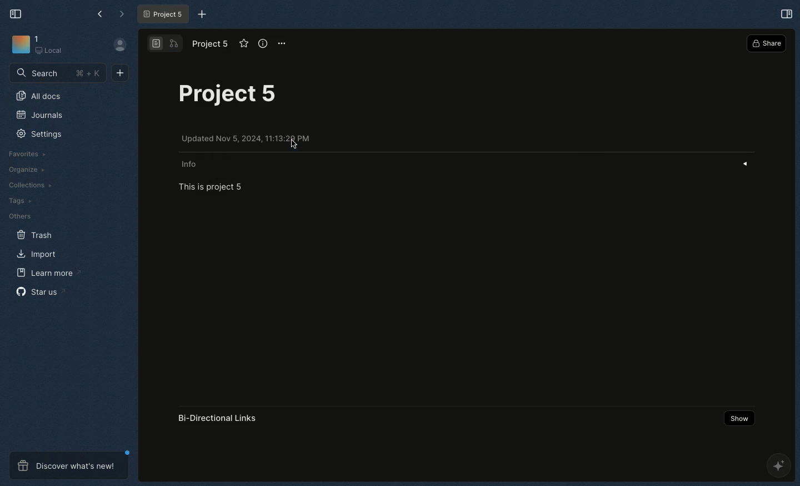 This screenshot has width=800, height=486. I want to click on Collapse sidebar, so click(15, 13).